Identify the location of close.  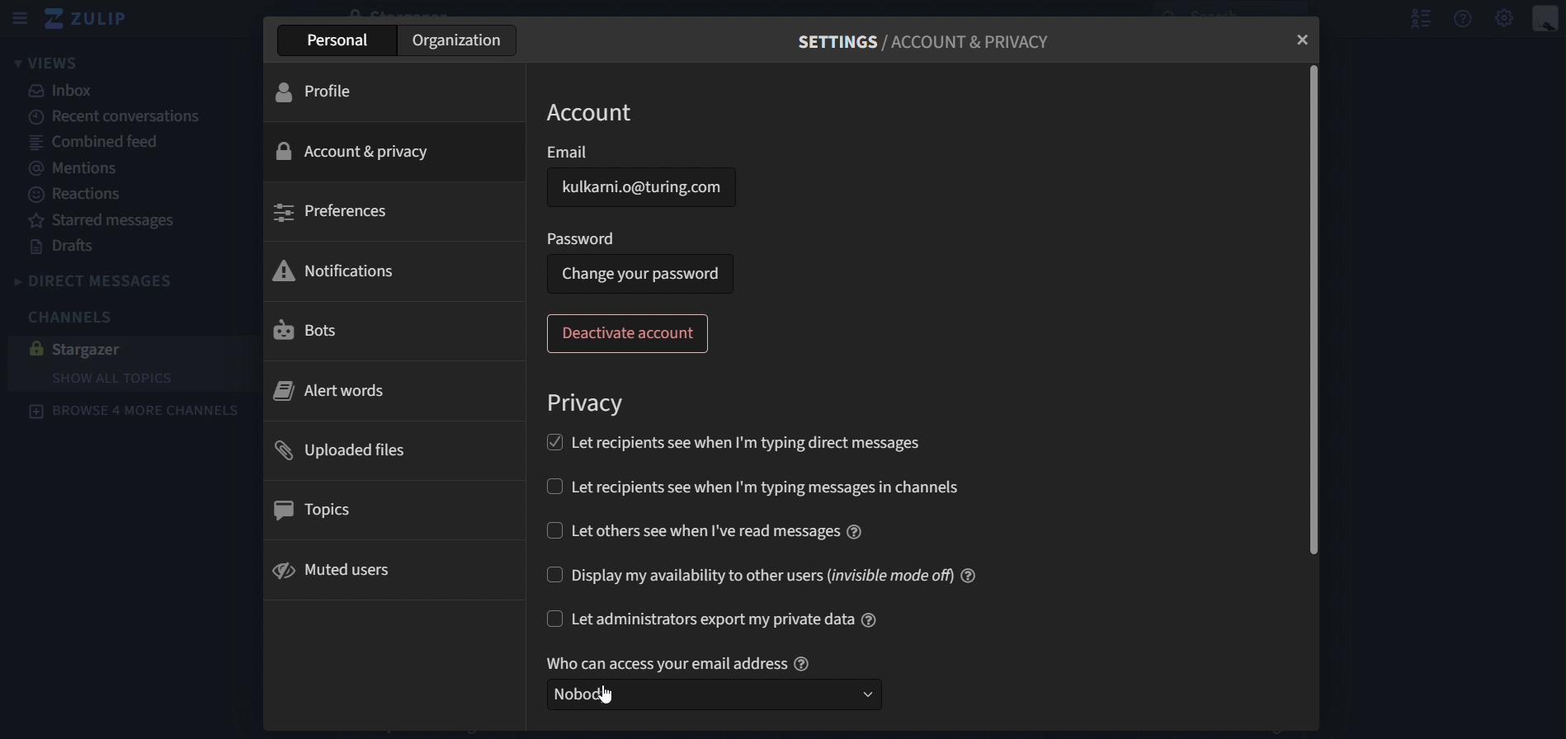
(1304, 39).